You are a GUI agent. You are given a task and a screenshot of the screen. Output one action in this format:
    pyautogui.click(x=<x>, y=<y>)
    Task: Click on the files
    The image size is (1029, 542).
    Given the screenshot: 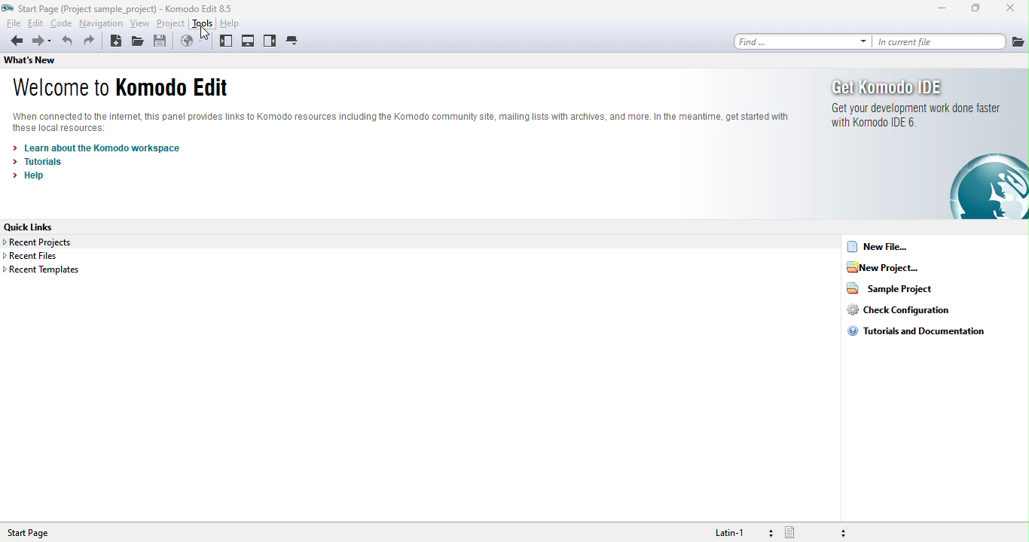 What is the action you would take?
    pyautogui.click(x=1017, y=40)
    